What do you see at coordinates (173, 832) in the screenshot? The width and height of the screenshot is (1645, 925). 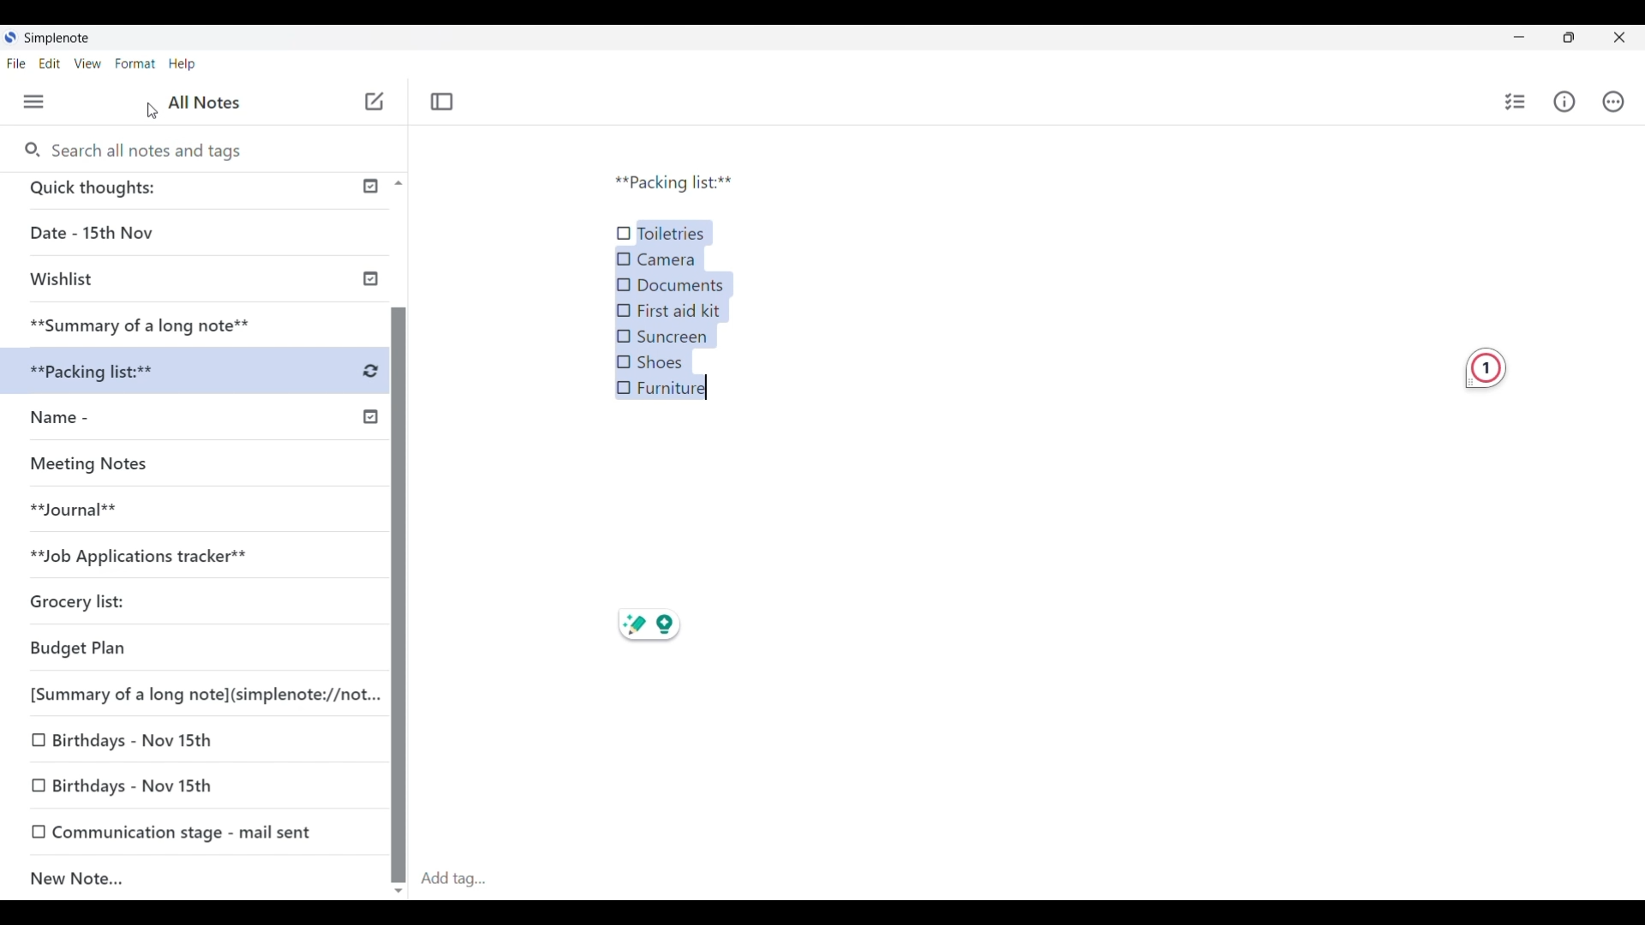 I see `0 Communication stage - mail sent` at bounding box center [173, 832].